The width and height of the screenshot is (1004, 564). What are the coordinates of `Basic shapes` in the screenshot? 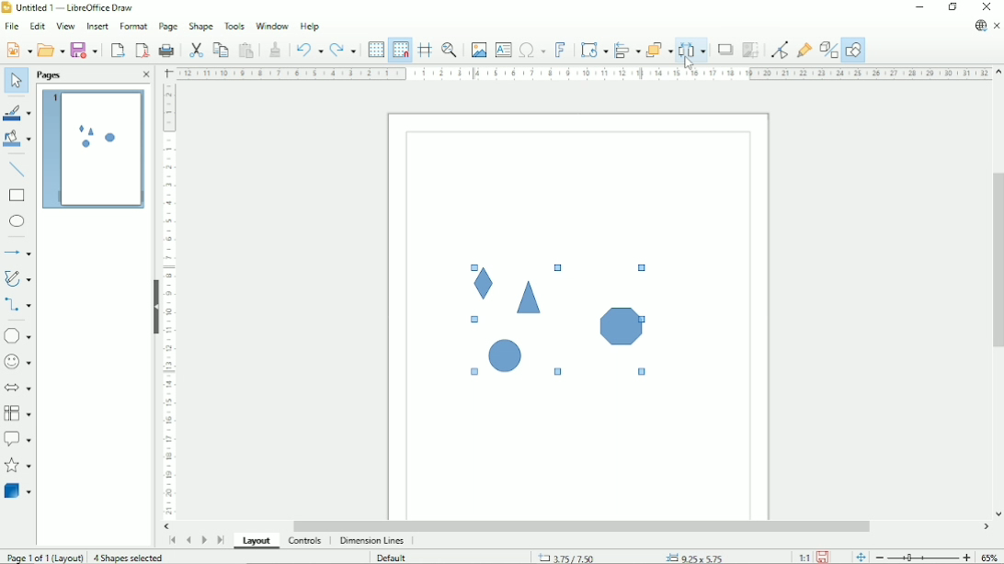 It's located at (20, 335).